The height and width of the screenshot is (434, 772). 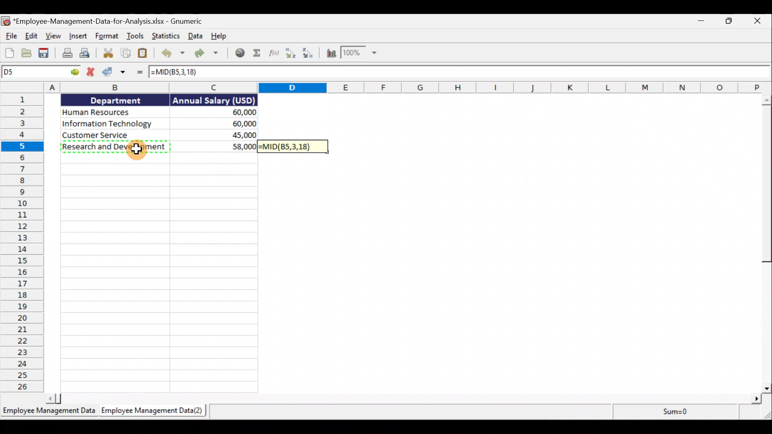 I want to click on sum=0, so click(x=672, y=412).